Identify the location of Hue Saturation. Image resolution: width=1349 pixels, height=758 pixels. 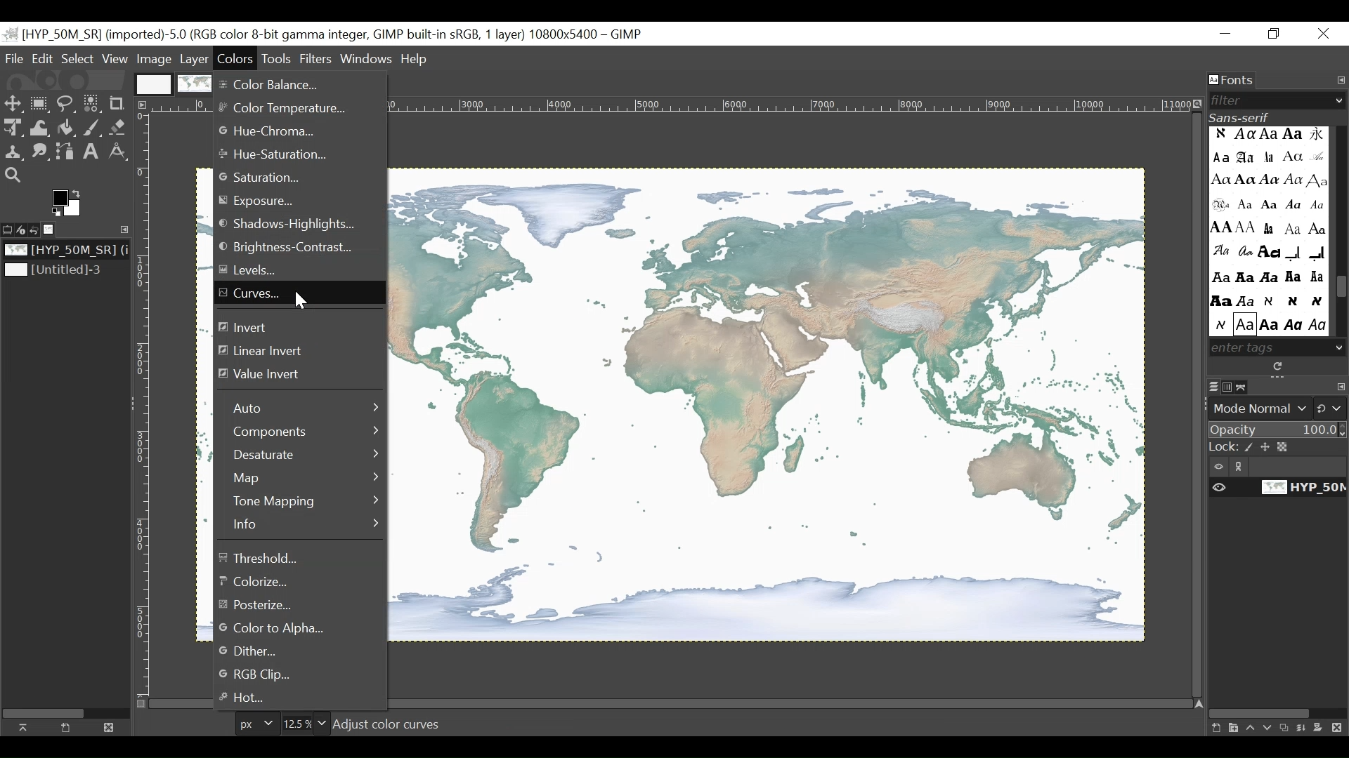
(290, 156).